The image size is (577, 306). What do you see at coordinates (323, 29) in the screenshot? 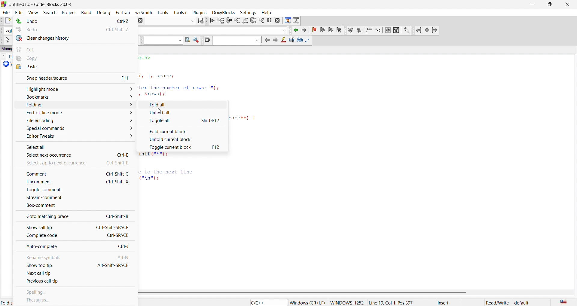
I see `previous bookmark` at bounding box center [323, 29].